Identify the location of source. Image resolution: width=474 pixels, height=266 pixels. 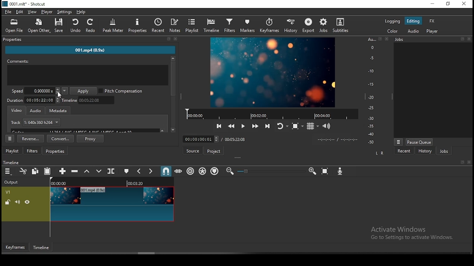
(194, 150).